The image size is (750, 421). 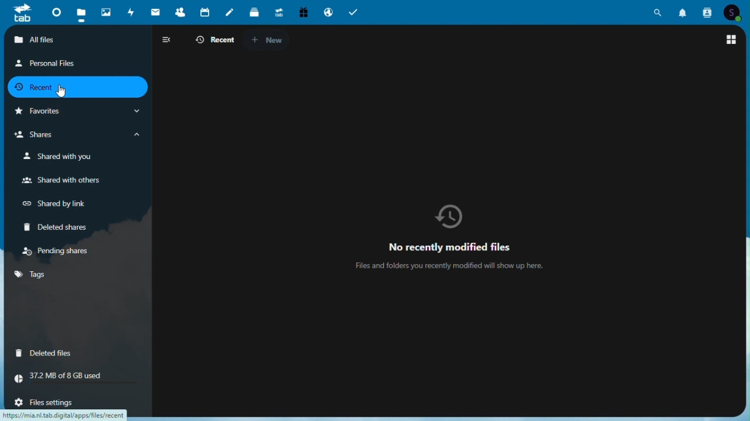 What do you see at coordinates (69, 415) in the screenshot?
I see `URL` at bounding box center [69, 415].